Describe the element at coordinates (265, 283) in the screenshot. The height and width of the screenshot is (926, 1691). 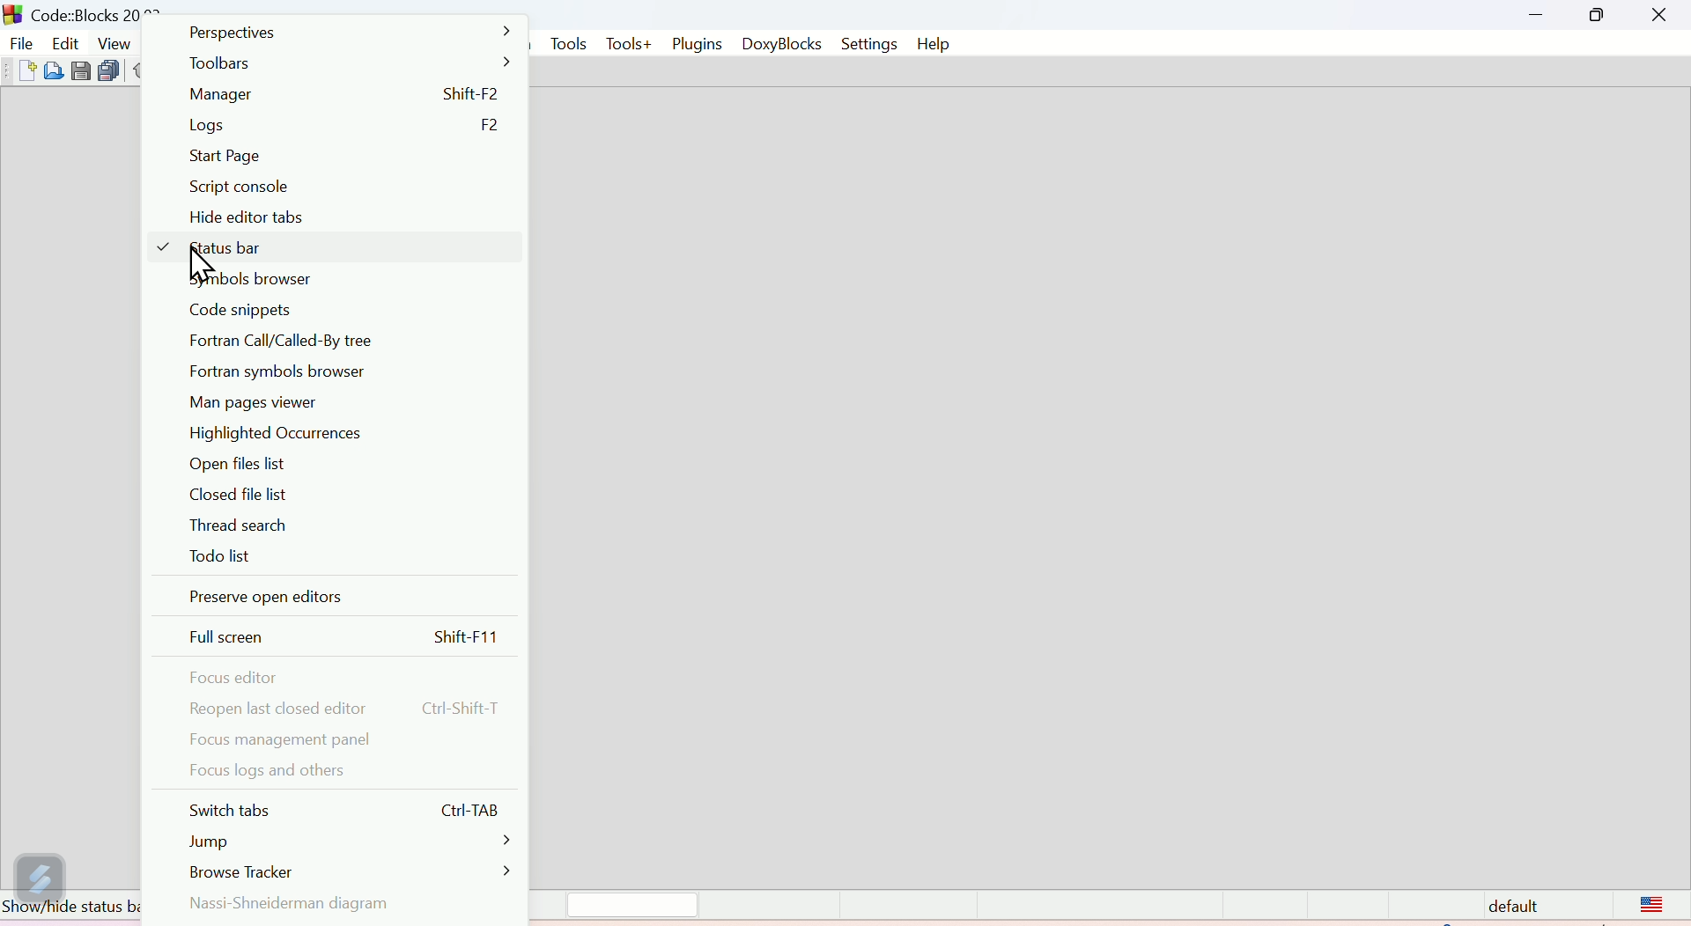
I see `Symbol browser` at that location.